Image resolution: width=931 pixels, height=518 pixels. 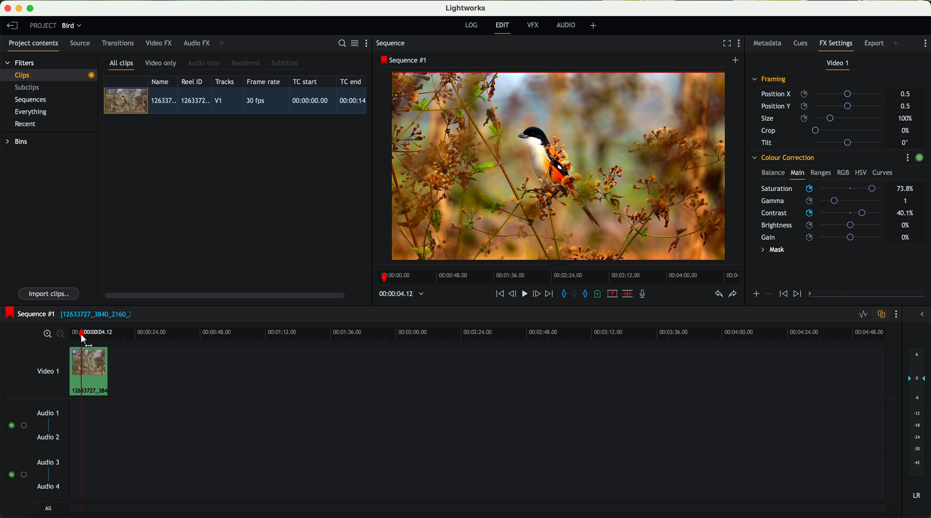 I want to click on search for assets or bins, so click(x=340, y=44).